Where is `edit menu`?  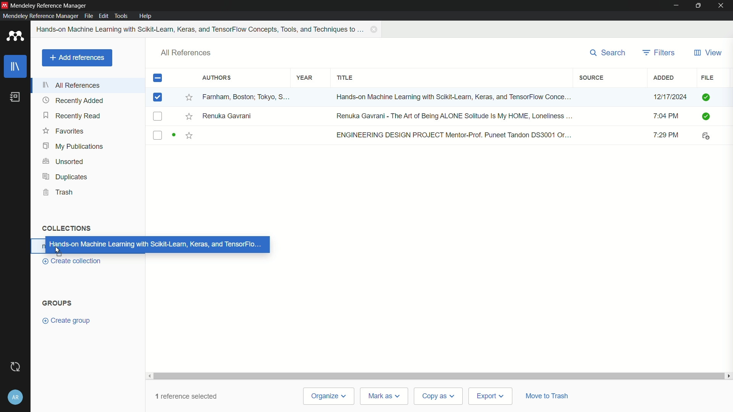
edit menu is located at coordinates (104, 16).